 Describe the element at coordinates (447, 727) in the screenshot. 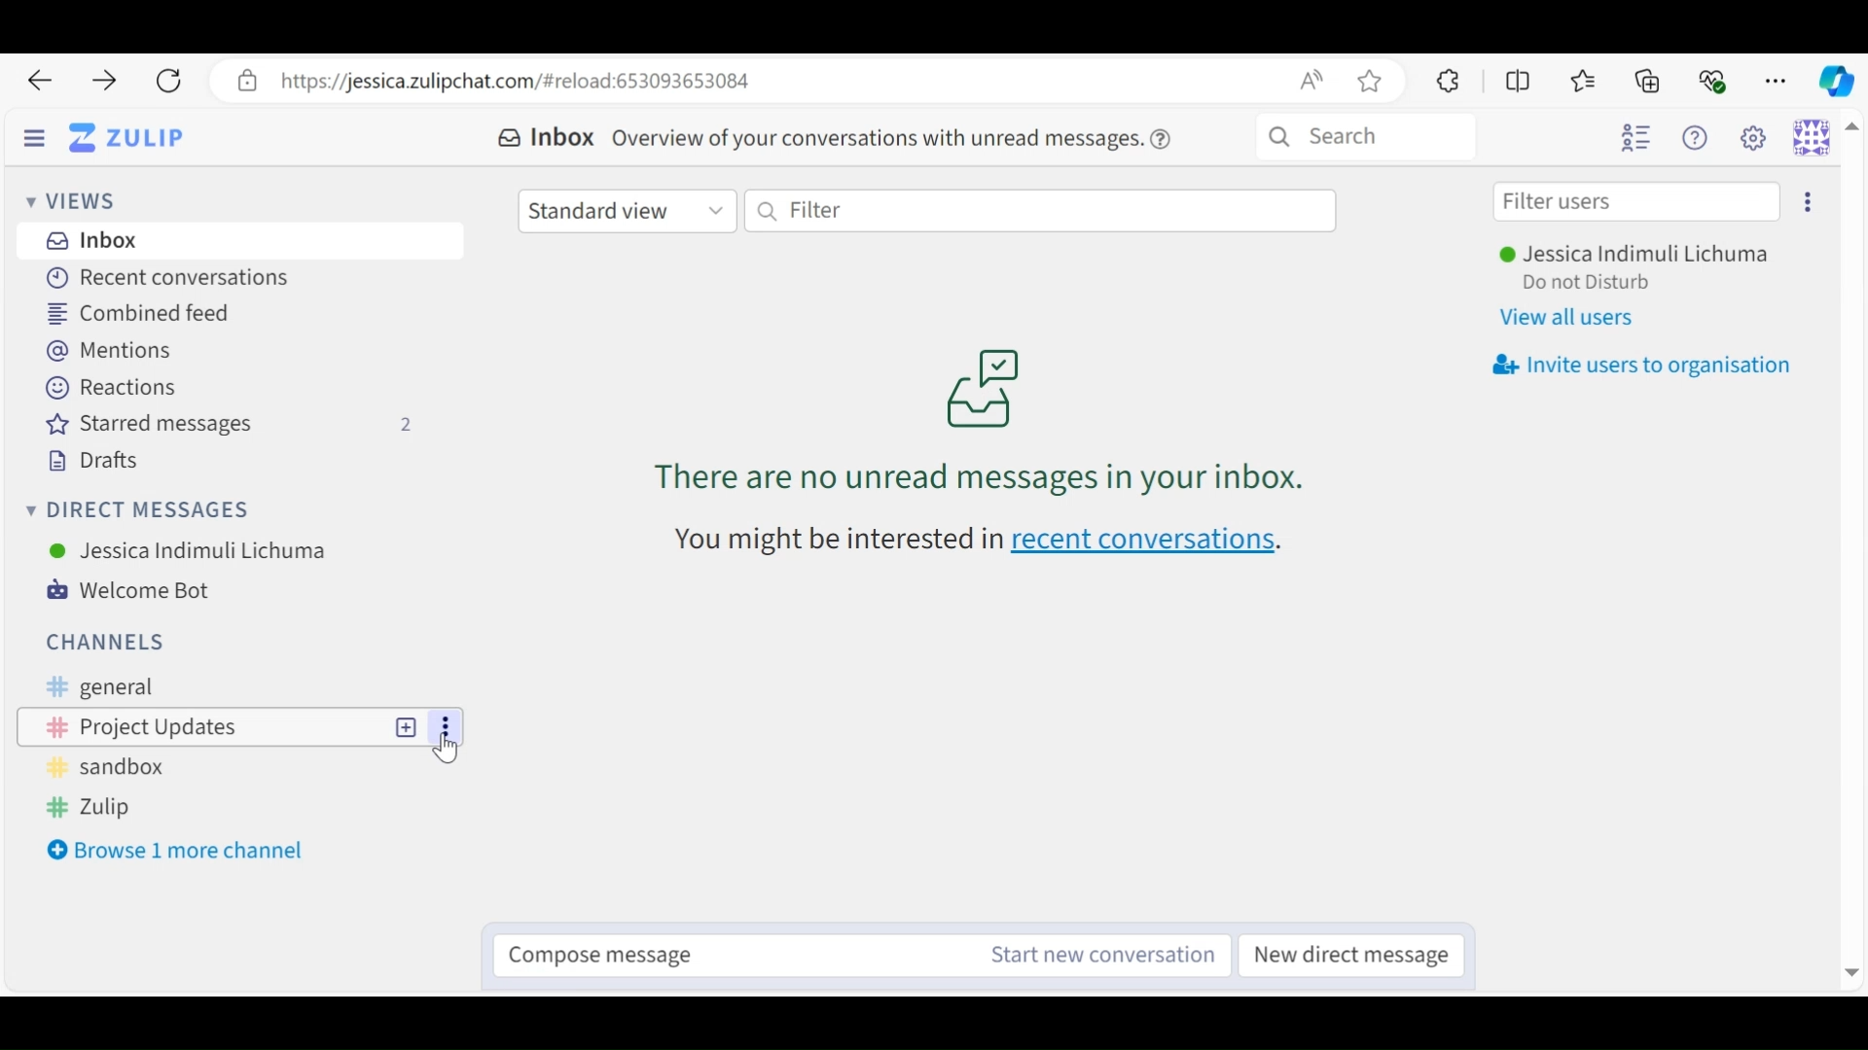

I see `More Options` at that location.